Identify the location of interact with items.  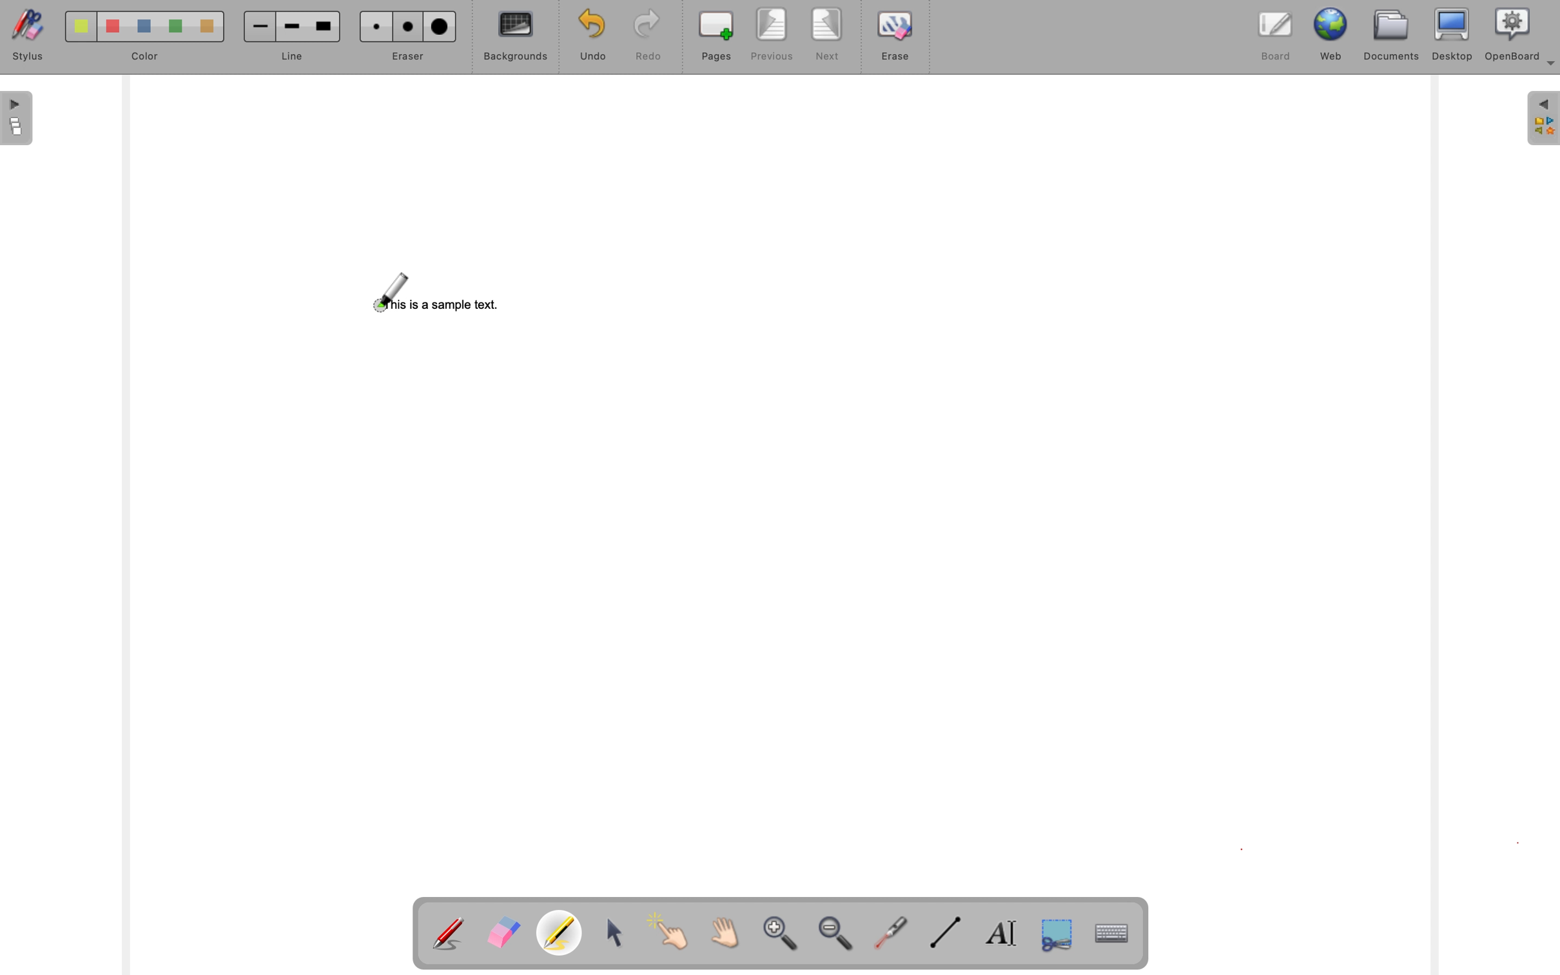
(676, 930).